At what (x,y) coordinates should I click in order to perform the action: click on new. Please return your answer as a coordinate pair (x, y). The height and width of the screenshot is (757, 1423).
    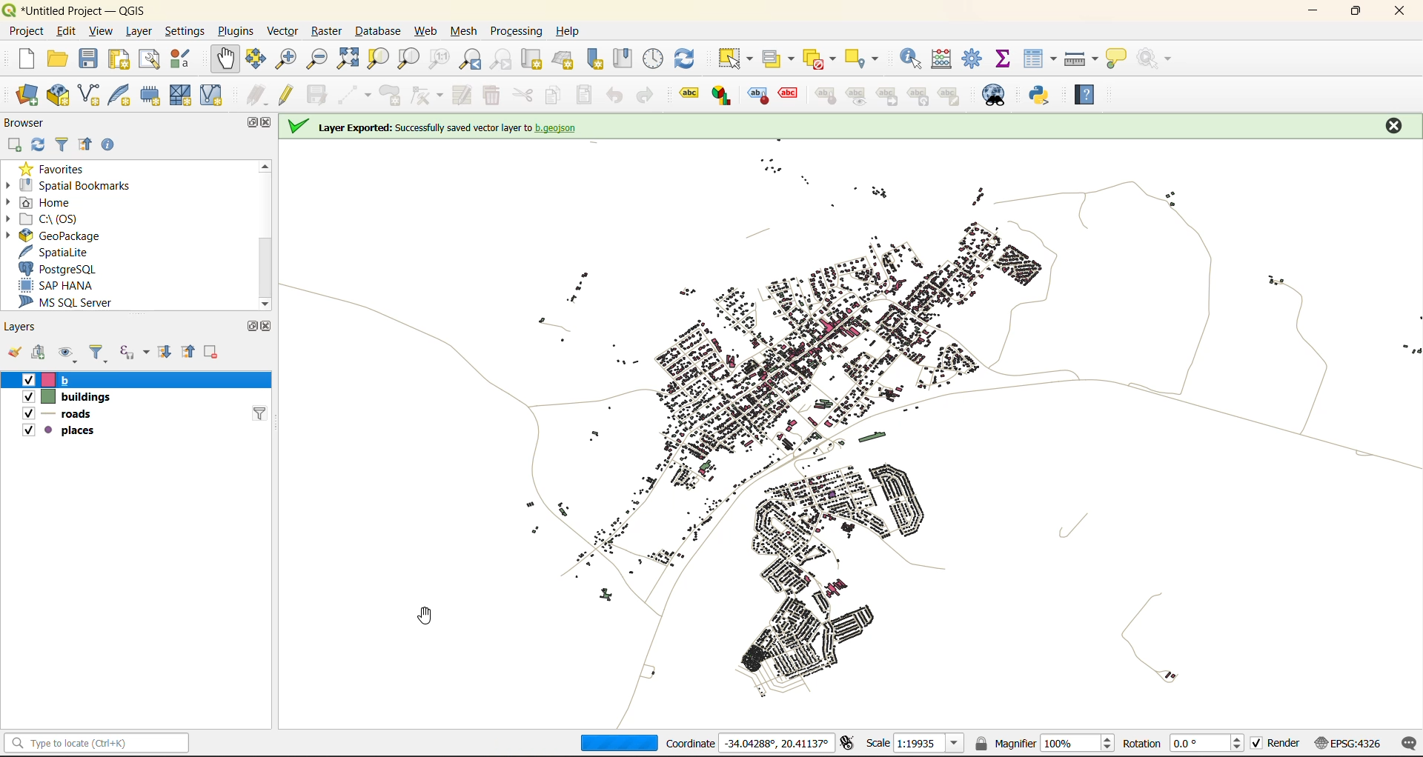
    Looking at the image, I should click on (26, 59).